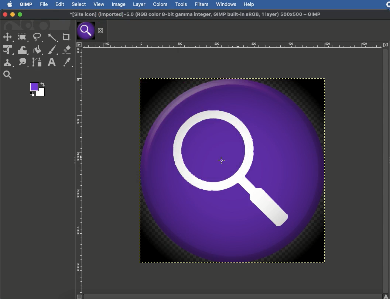 Image resolution: width=390 pixels, height=299 pixels. What do you see at coordinates (181, 4) in the screenshot?
I see `Tools` at bounding box center [181, 4].